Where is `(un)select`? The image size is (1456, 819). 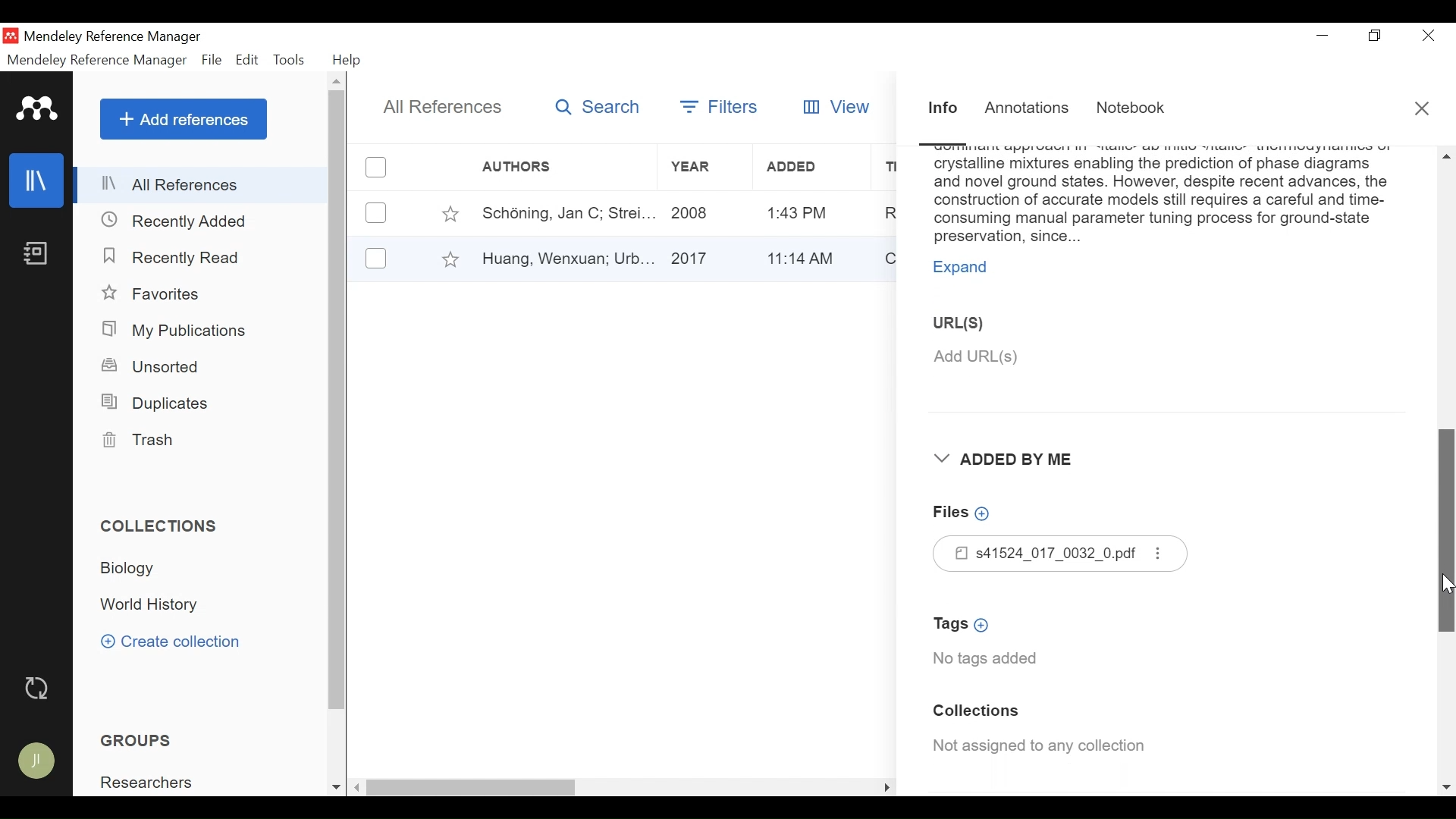 (un)select is located at coordinates (376, 258).